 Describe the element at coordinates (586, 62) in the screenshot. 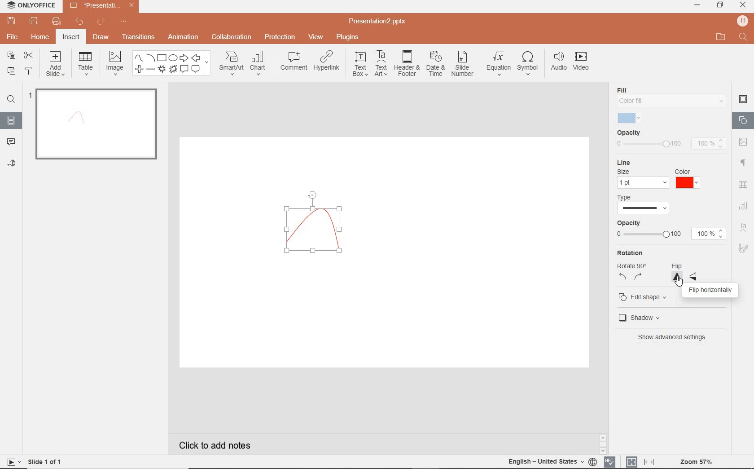

I see `VIDEO` at that location.